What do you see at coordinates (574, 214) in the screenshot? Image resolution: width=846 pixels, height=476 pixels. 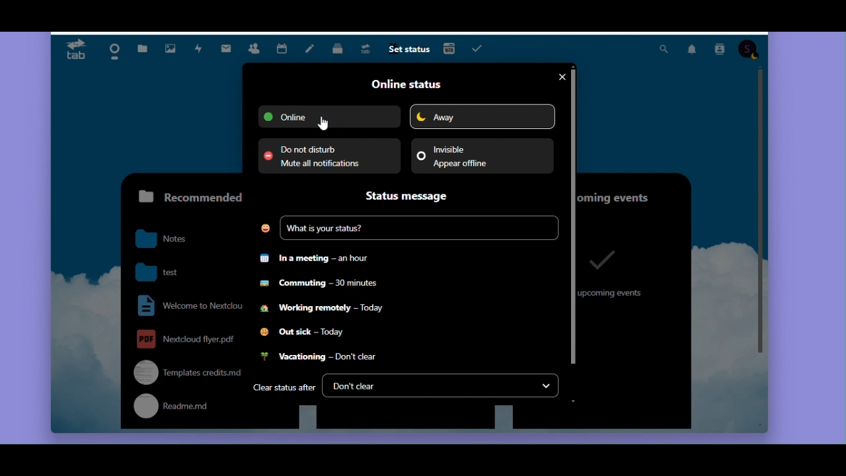 I see `Vertical scrollbar` at bounding box center [574, 214].